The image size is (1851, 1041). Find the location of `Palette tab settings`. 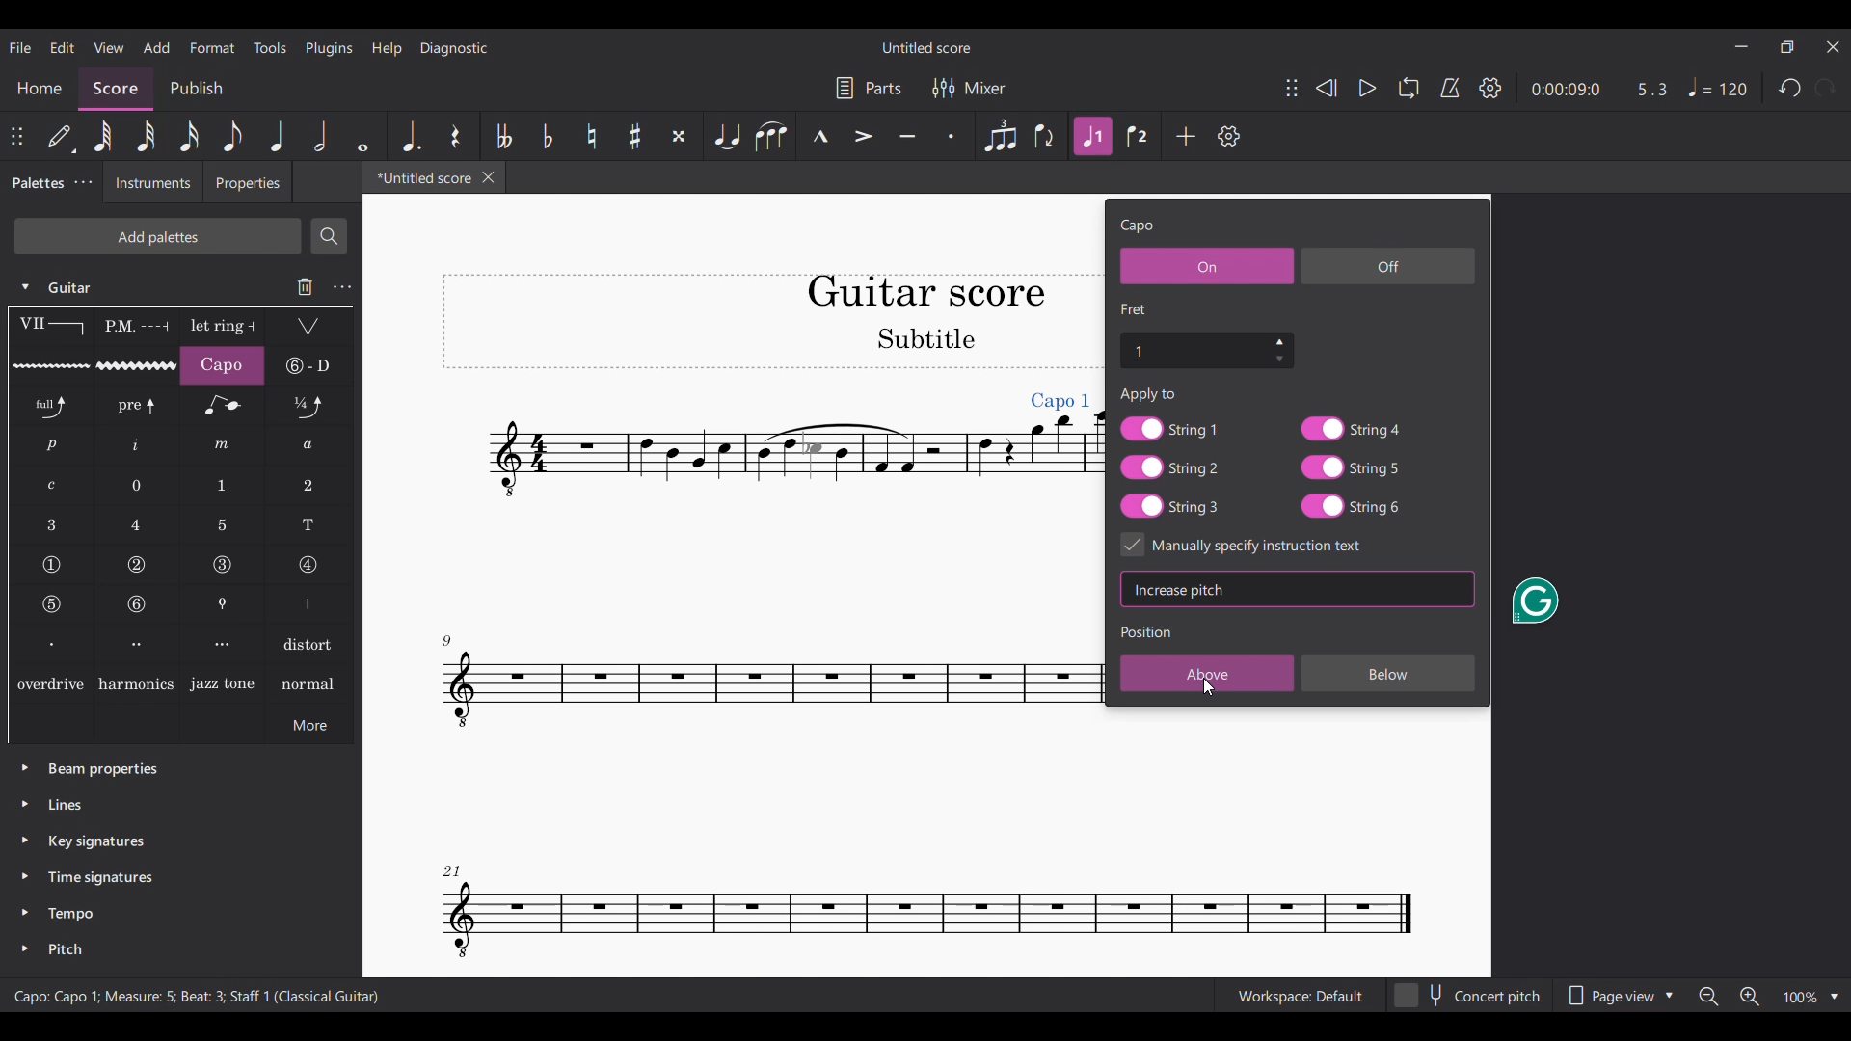

Palette tab settings is located at coordinates (85, 182).